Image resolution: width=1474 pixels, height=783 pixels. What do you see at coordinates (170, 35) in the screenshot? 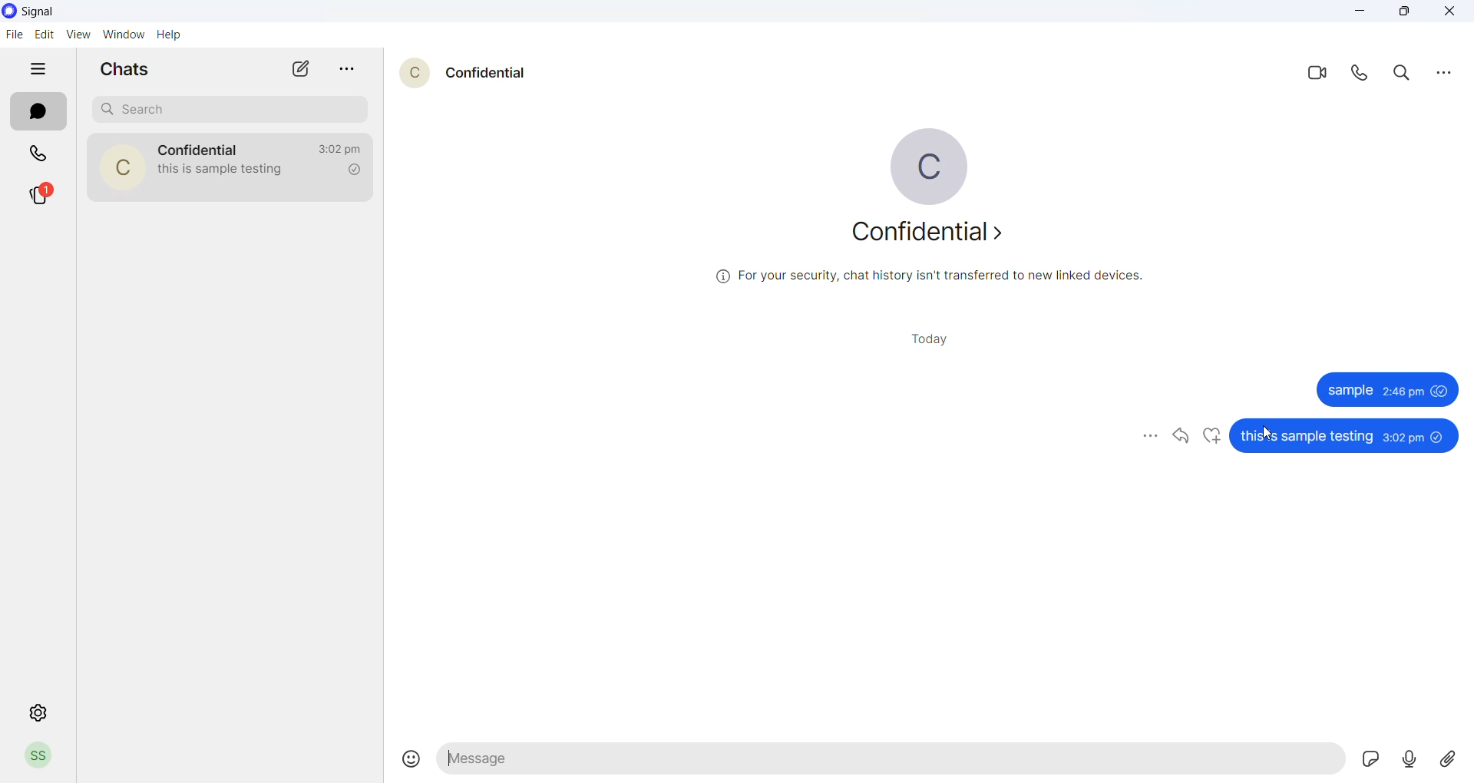
I see `help` at bounding box center [170, 35].